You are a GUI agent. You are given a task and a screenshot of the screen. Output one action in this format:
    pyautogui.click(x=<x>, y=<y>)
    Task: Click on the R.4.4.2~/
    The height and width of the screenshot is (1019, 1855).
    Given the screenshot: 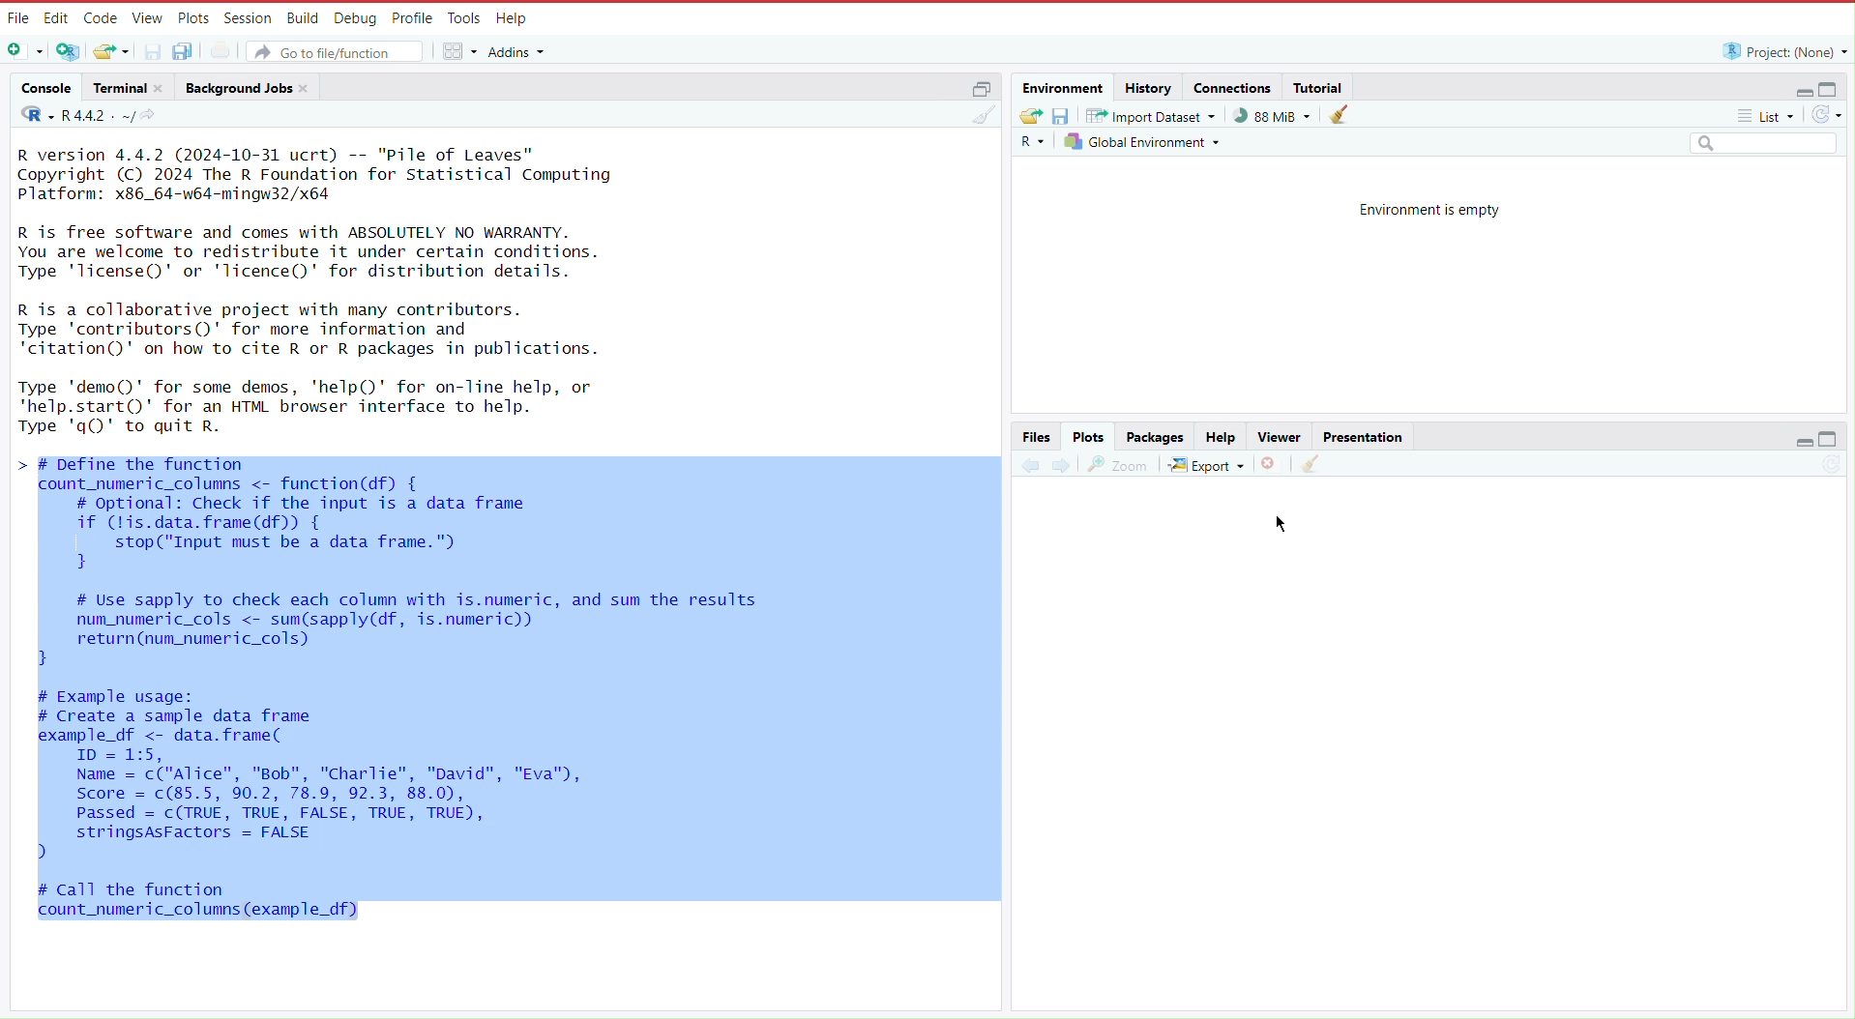 What is the action you would take?
    pyautogui.click(x=99, y=115)
    